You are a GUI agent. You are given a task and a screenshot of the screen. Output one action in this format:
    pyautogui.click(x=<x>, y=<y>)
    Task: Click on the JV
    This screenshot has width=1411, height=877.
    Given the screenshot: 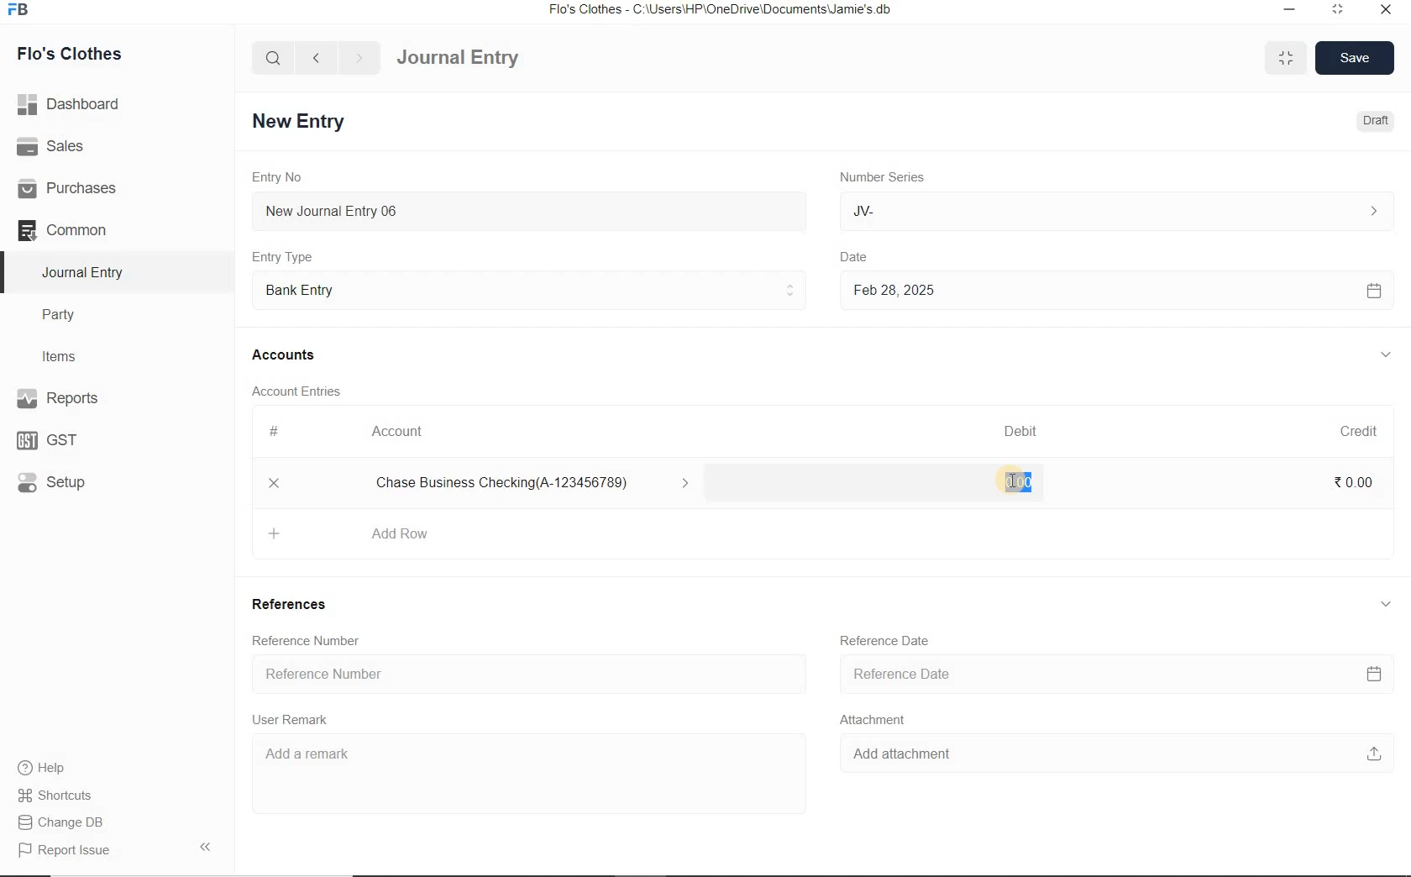 What is the action you would take?
    pyautogui.click(x=1113, y=211)
    